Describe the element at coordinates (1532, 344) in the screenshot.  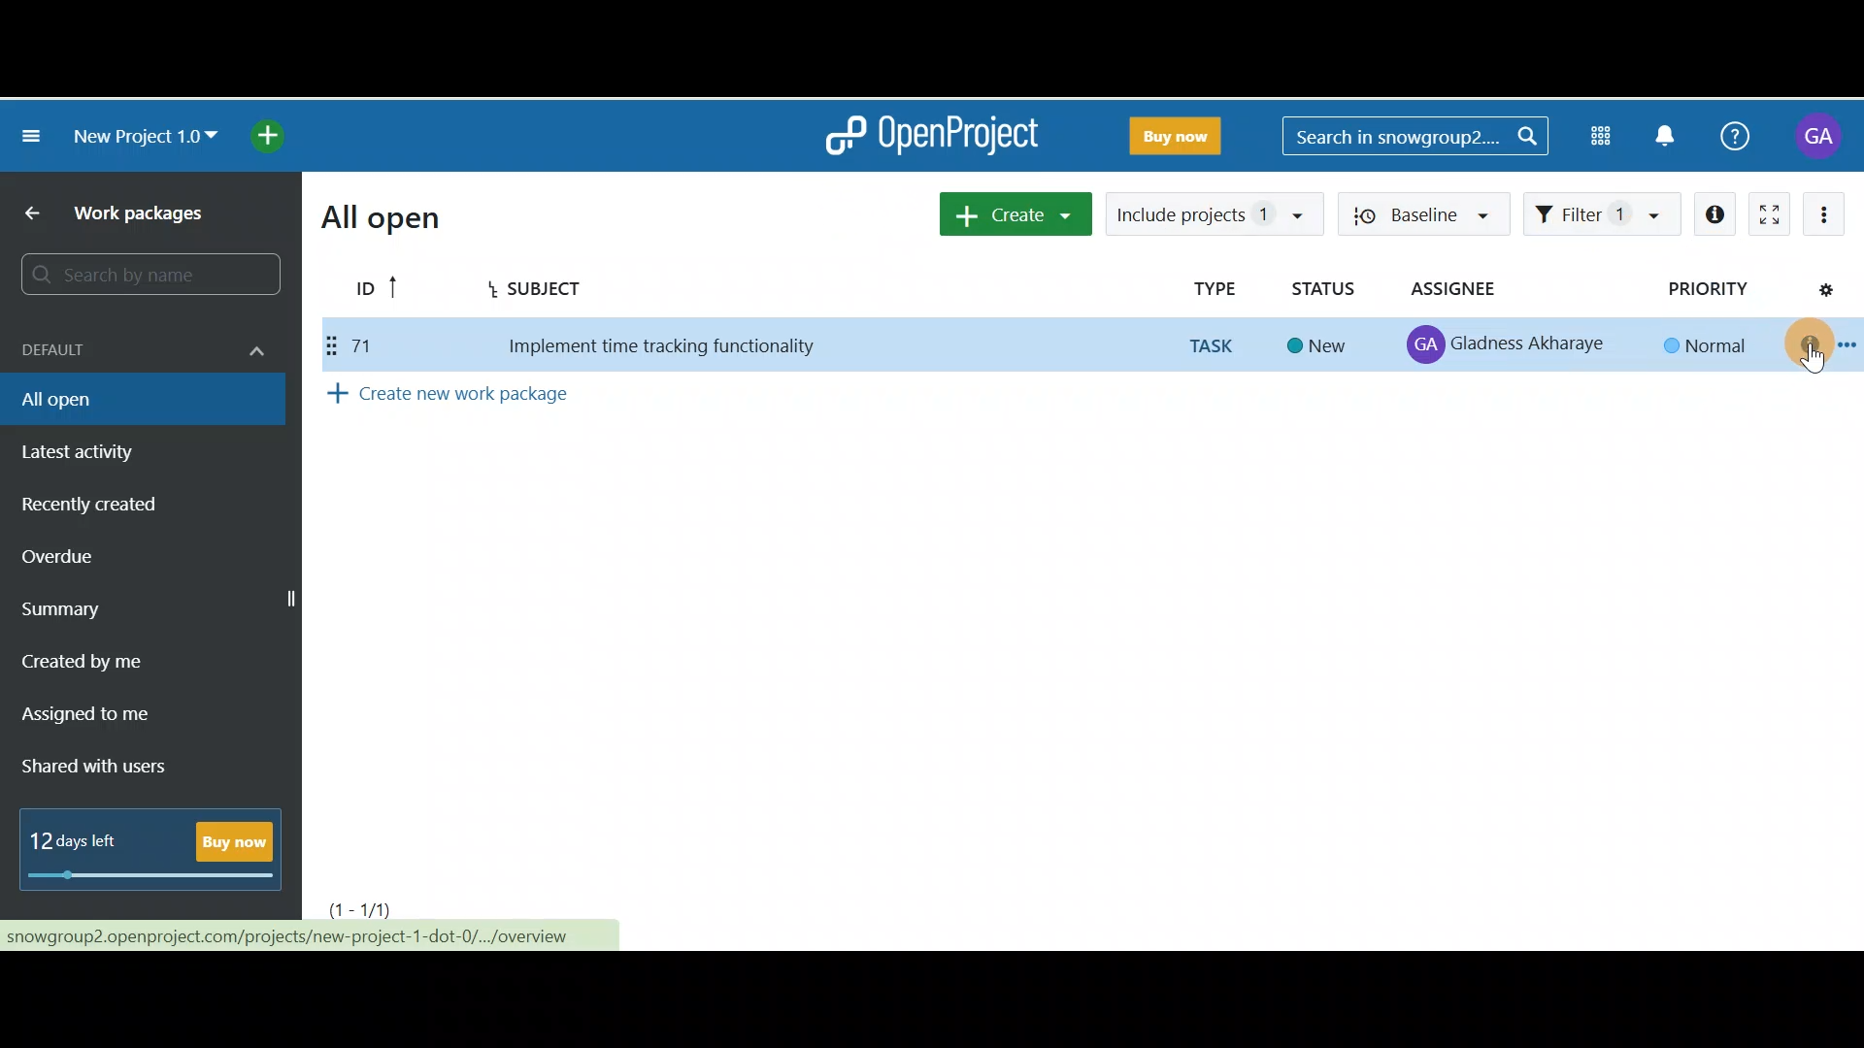
I see `Gladness Akharaye` at that location.